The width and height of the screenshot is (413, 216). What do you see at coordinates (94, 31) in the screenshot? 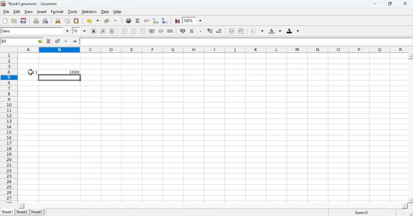
I see `Bold` at bounding box center [94, 31].